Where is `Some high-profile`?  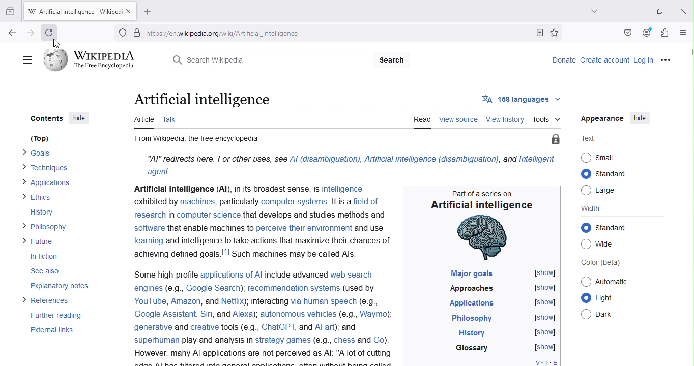
Some high-profile is located at coordinates (161, 276).